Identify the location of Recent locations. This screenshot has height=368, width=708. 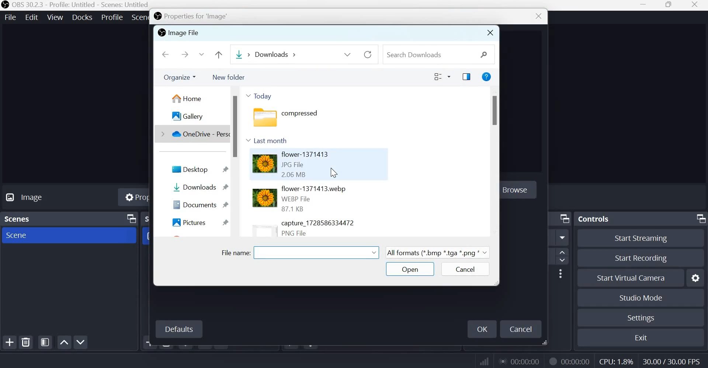
(202, 54).